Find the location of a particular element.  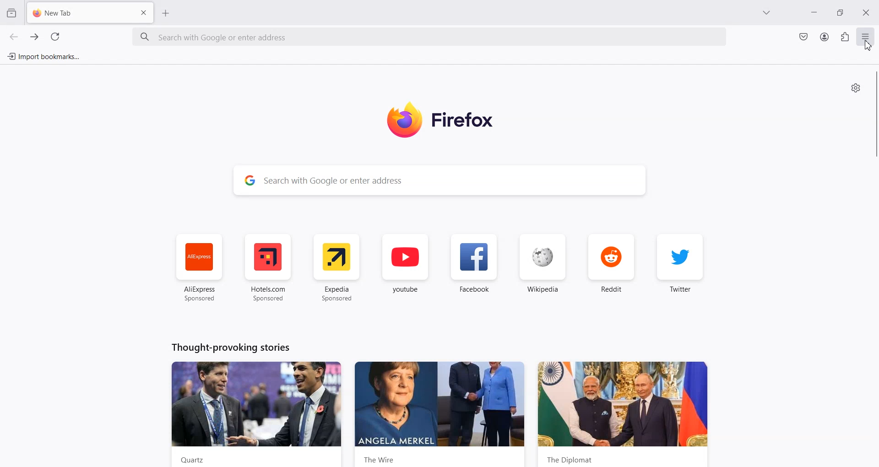

List all Tab is located at coordinates (765, 12).